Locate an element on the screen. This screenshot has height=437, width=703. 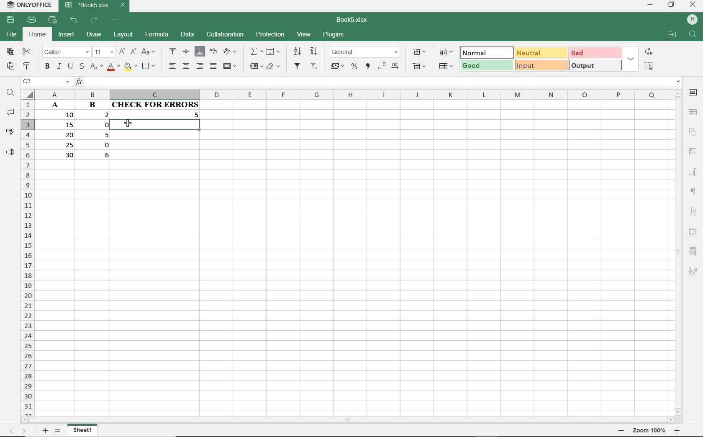
FORMAT AS TABLE TEMPLATE is located at coordinates (446, 66).